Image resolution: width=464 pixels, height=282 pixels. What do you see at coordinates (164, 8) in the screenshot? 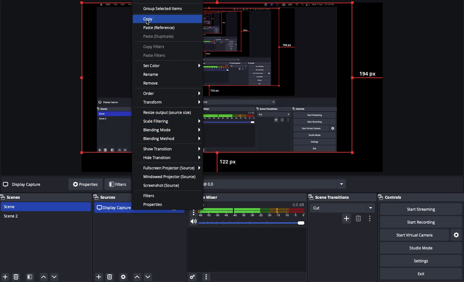
I see `Group selected items` at bounding box center [164, 8].